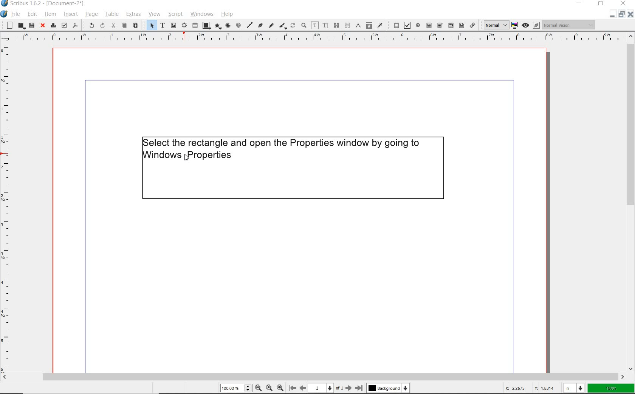 This screenshot has height=394, width=635. Describe the element at coordinates (218, 26) in the screenshot. I see `polygon` at that location.